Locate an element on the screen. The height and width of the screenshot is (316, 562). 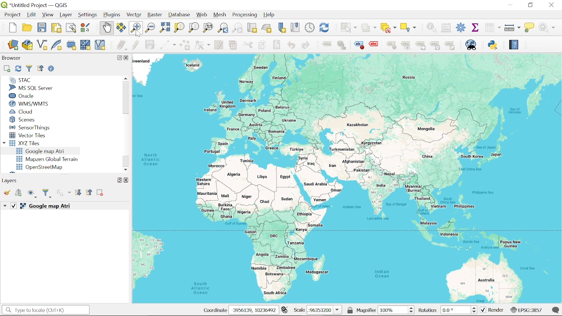
rotation is located at coordinates (428, 311).